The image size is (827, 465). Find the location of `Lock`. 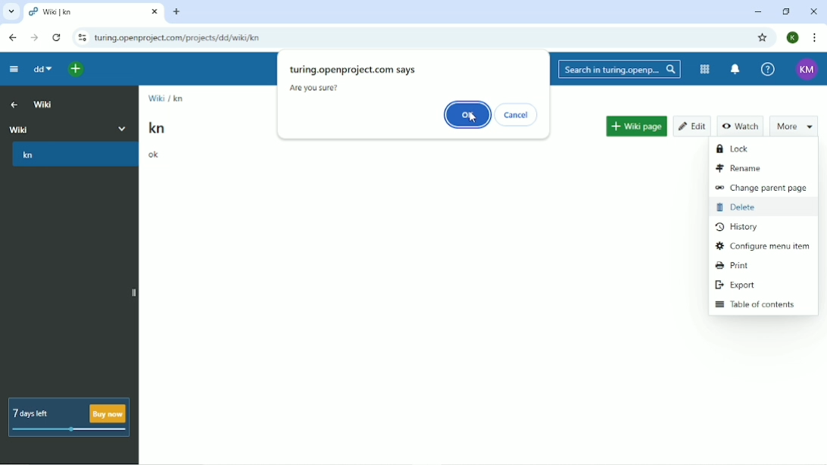

Lock is located at coordinates (736, 148).